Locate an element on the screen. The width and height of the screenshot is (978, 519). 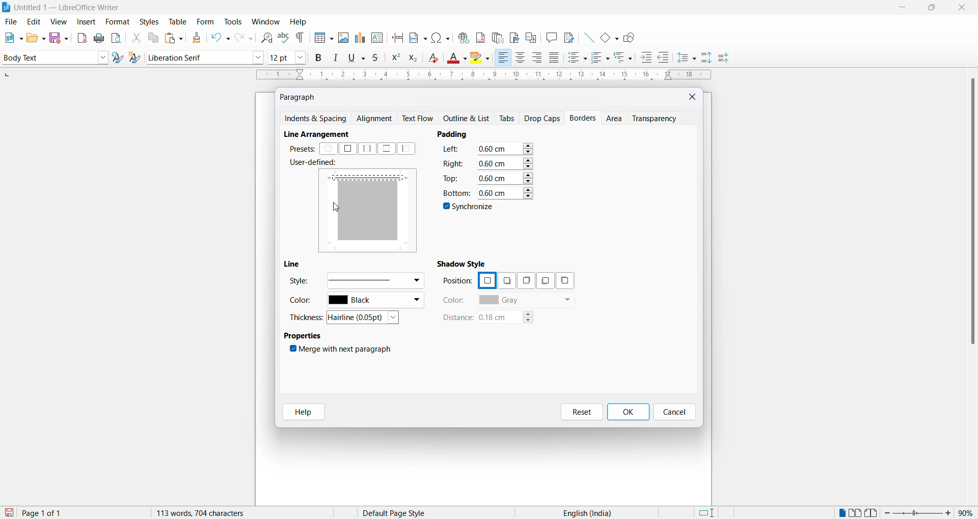
save is located at coordinates (10, 513).